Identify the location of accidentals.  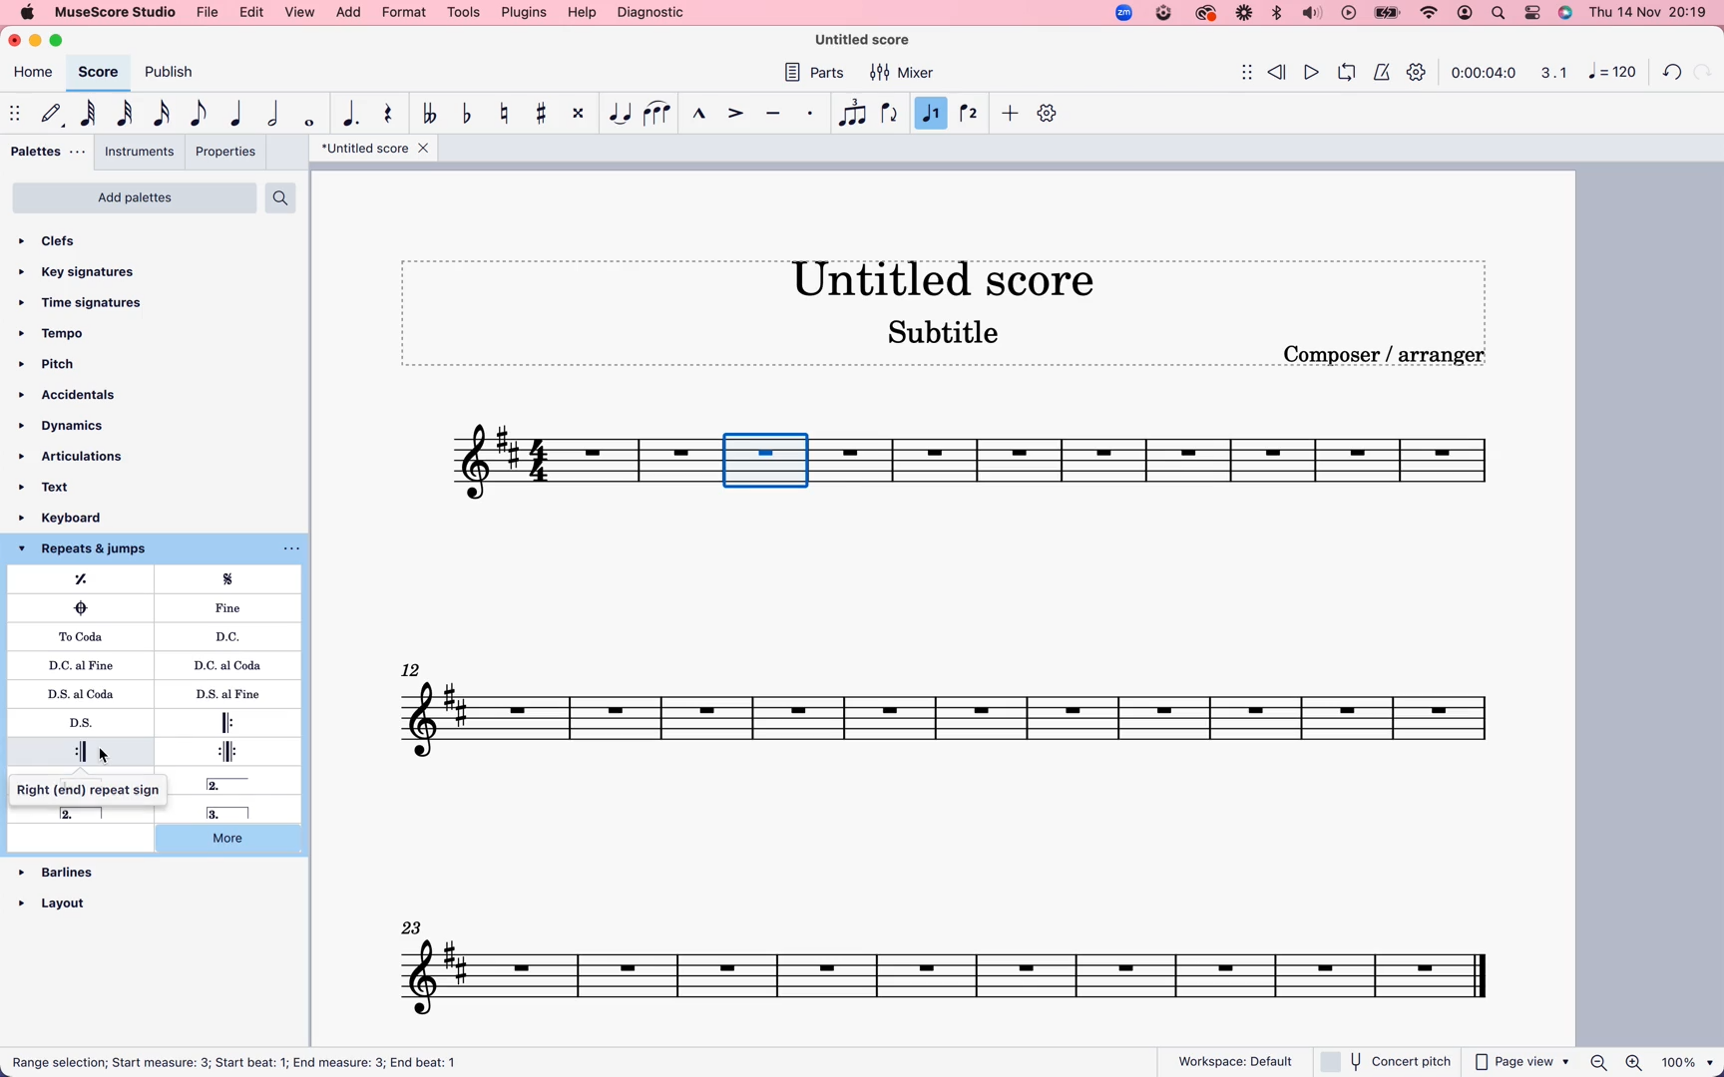
(74, 395).